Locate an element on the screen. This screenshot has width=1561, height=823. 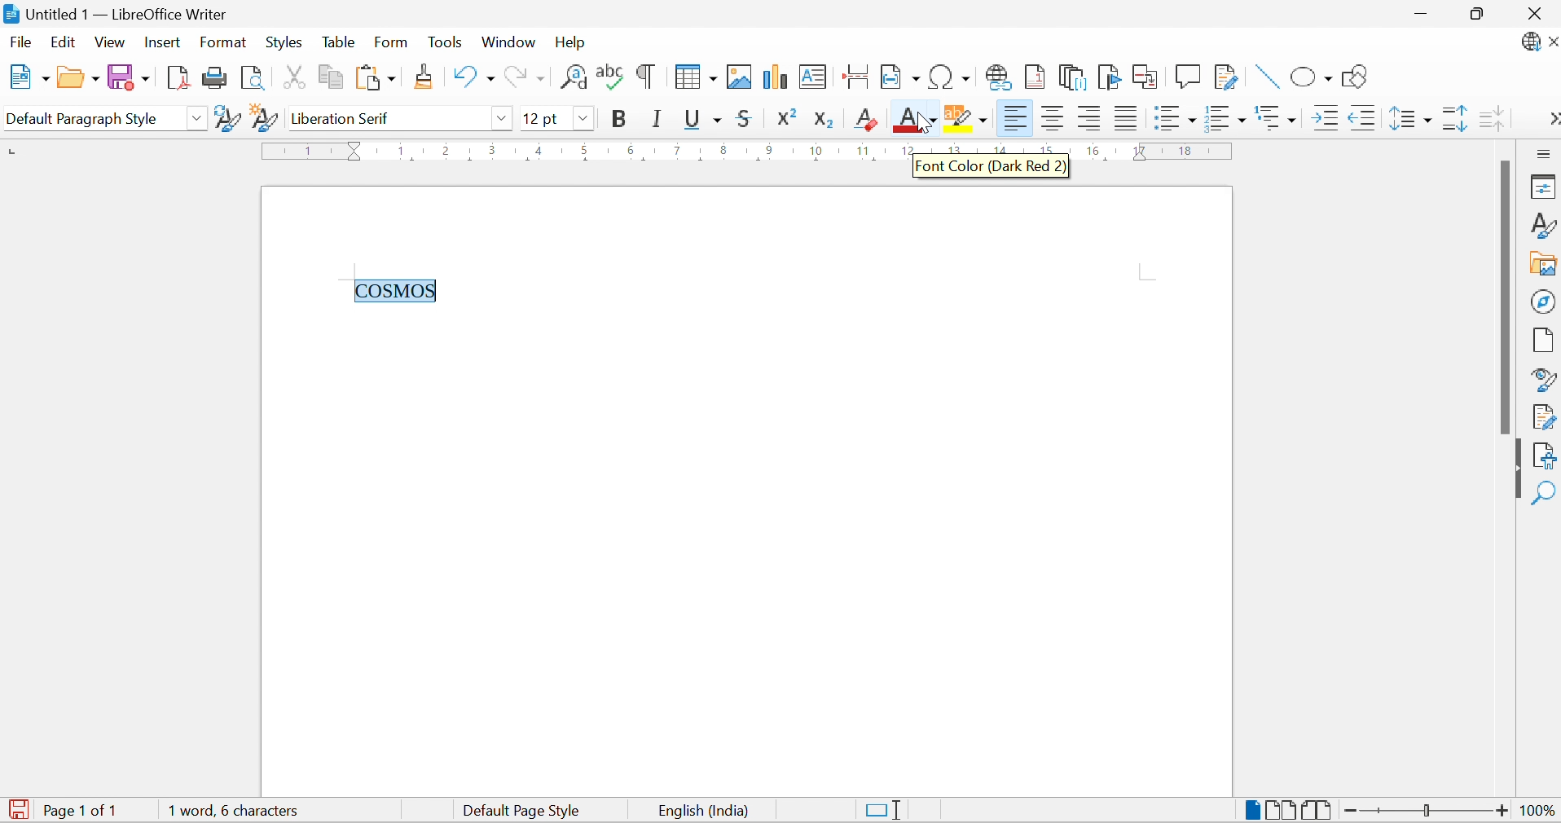
1 is located at coordinates (310, 151).